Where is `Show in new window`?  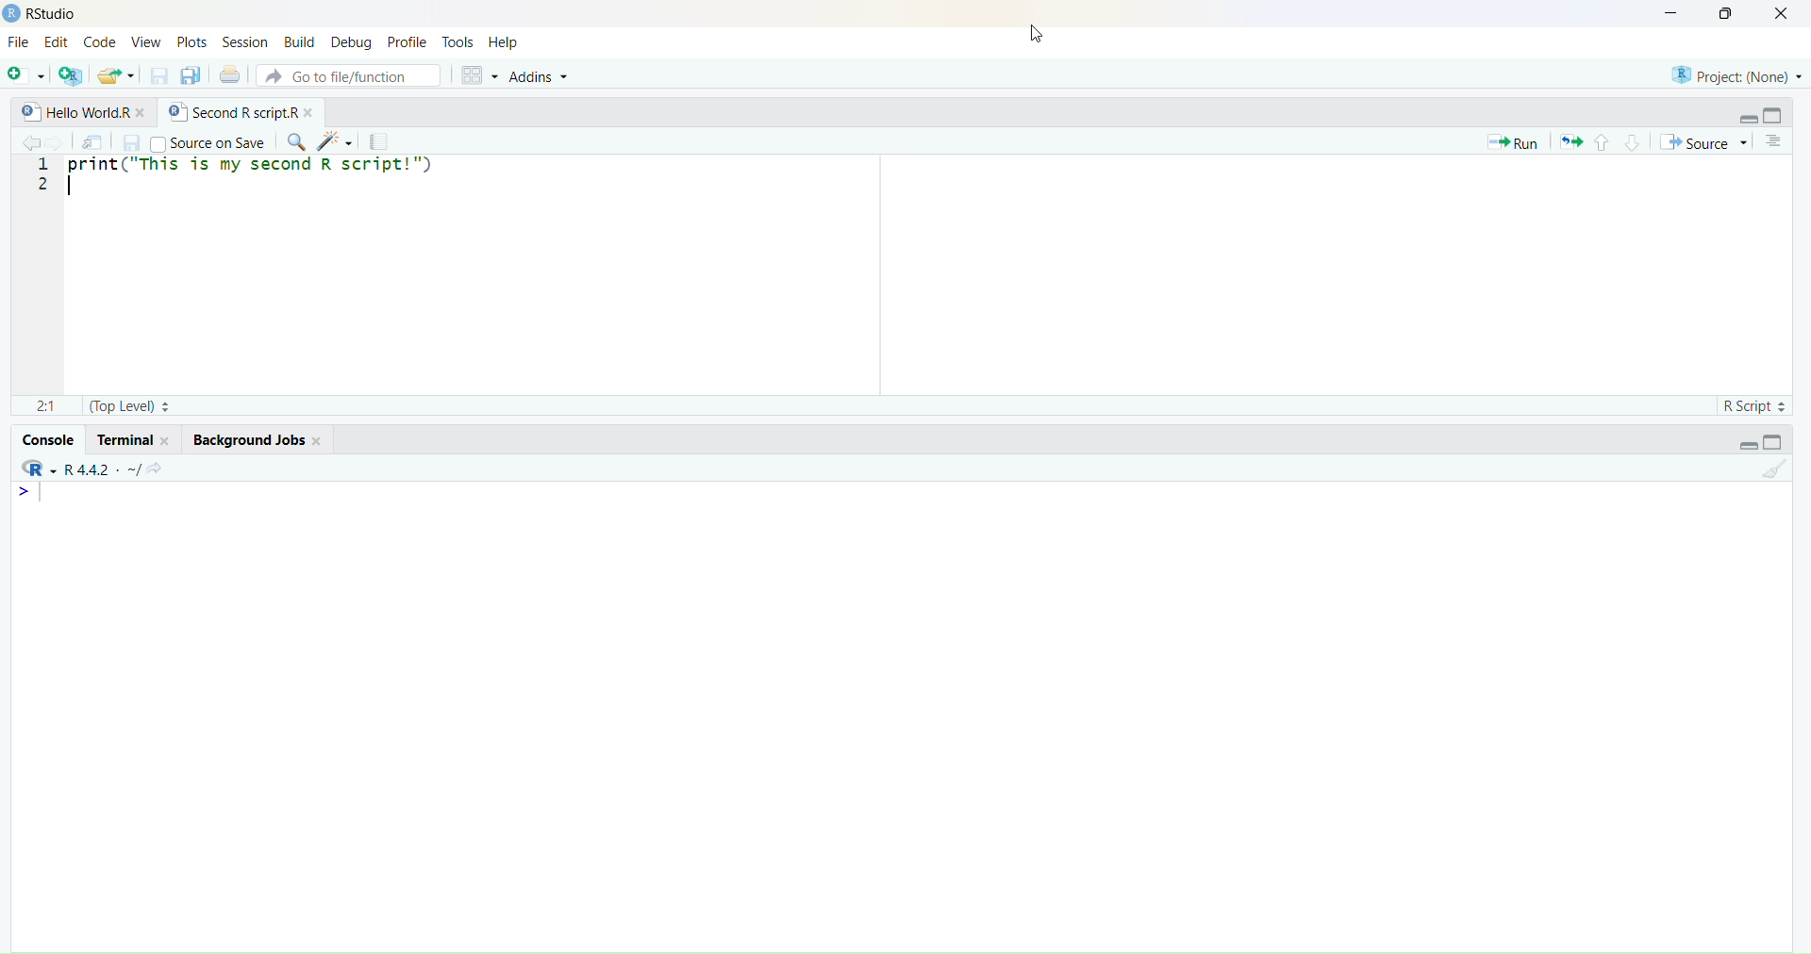 Show in new window is located at coordinates (93, 141).